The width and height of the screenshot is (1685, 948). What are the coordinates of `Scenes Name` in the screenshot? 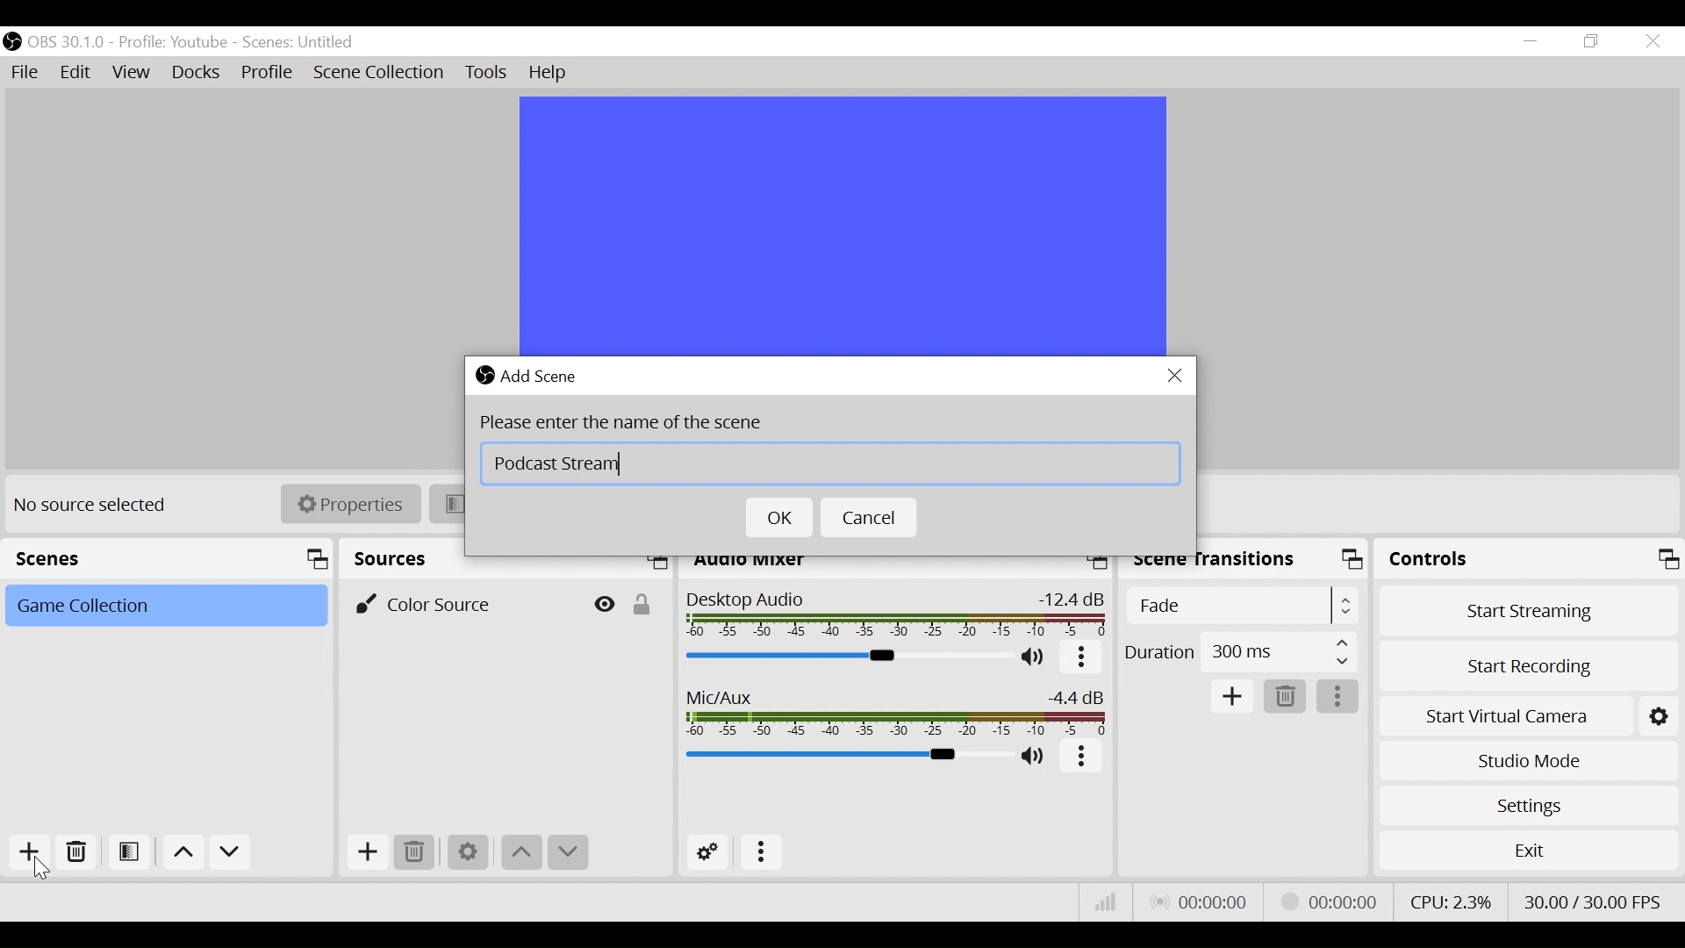 It's located at (304, 42).